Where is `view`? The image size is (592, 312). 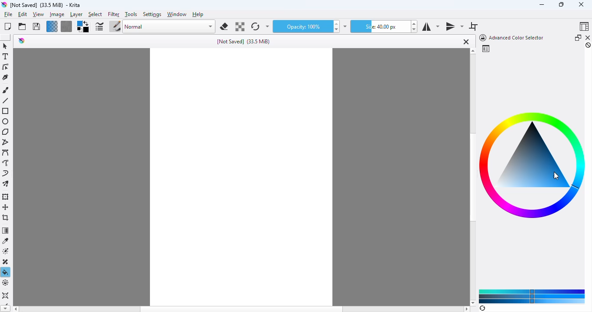 view is located at coordinates (39, 15).